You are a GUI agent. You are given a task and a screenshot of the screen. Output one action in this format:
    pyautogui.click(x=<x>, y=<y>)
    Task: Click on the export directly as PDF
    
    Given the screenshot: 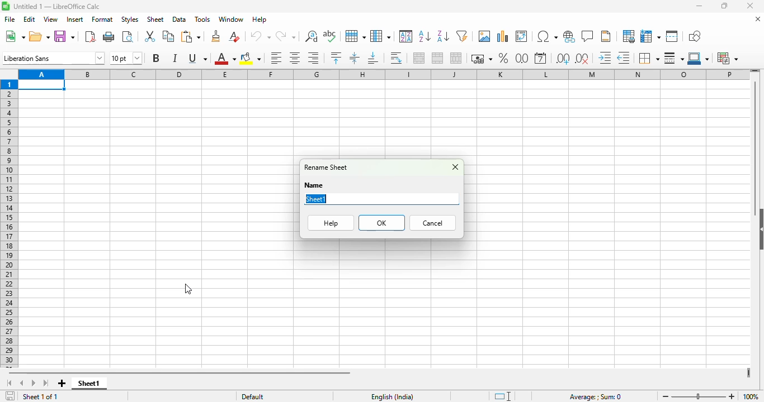 What is the action you would take?
    pyautogui.click(x=90, y=36)
    